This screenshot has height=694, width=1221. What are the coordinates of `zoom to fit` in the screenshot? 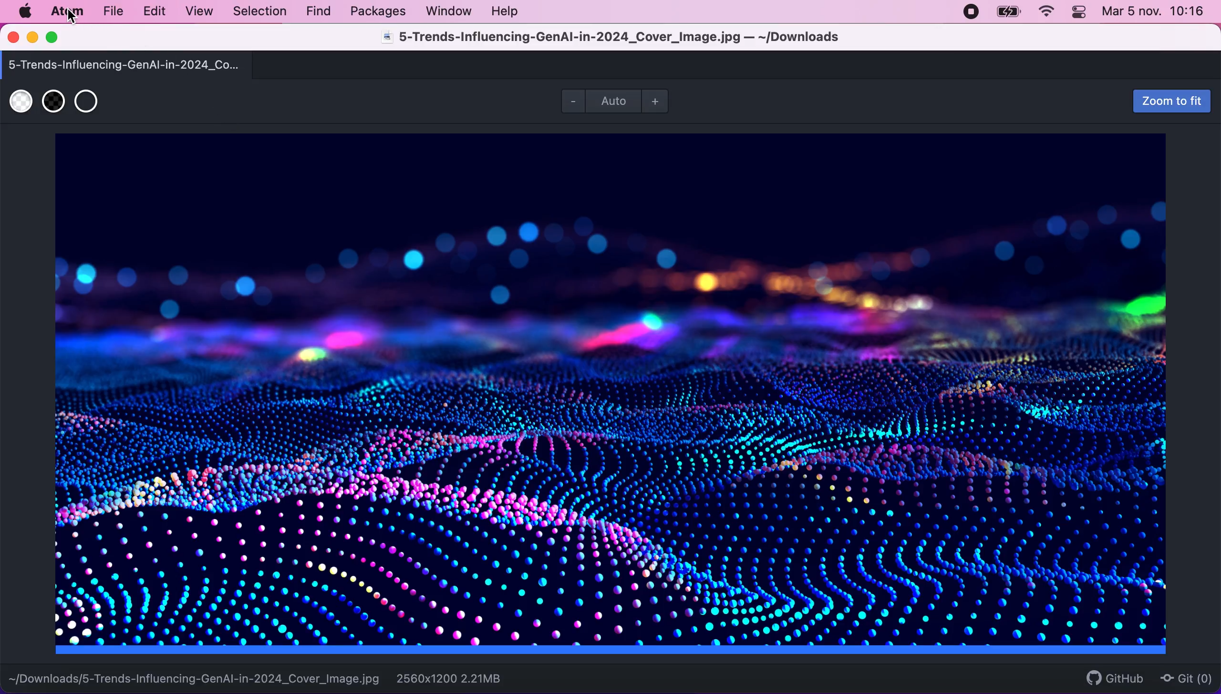 It's located at (1166, 102).